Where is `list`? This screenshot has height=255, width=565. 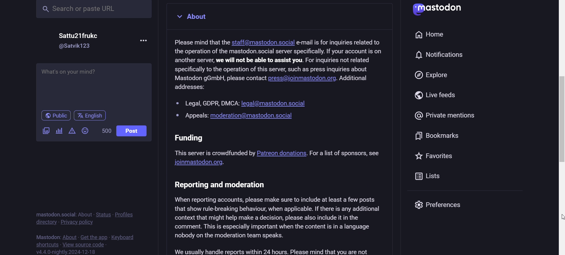 list is located at coordinates (429, 179).